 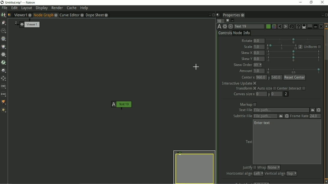 I want to click on Centers the node graph on this item, so click(x=231, y=26).